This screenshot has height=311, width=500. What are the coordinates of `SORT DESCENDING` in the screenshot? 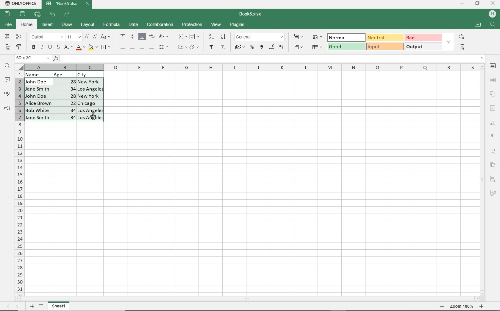 It's located at (224, 36).